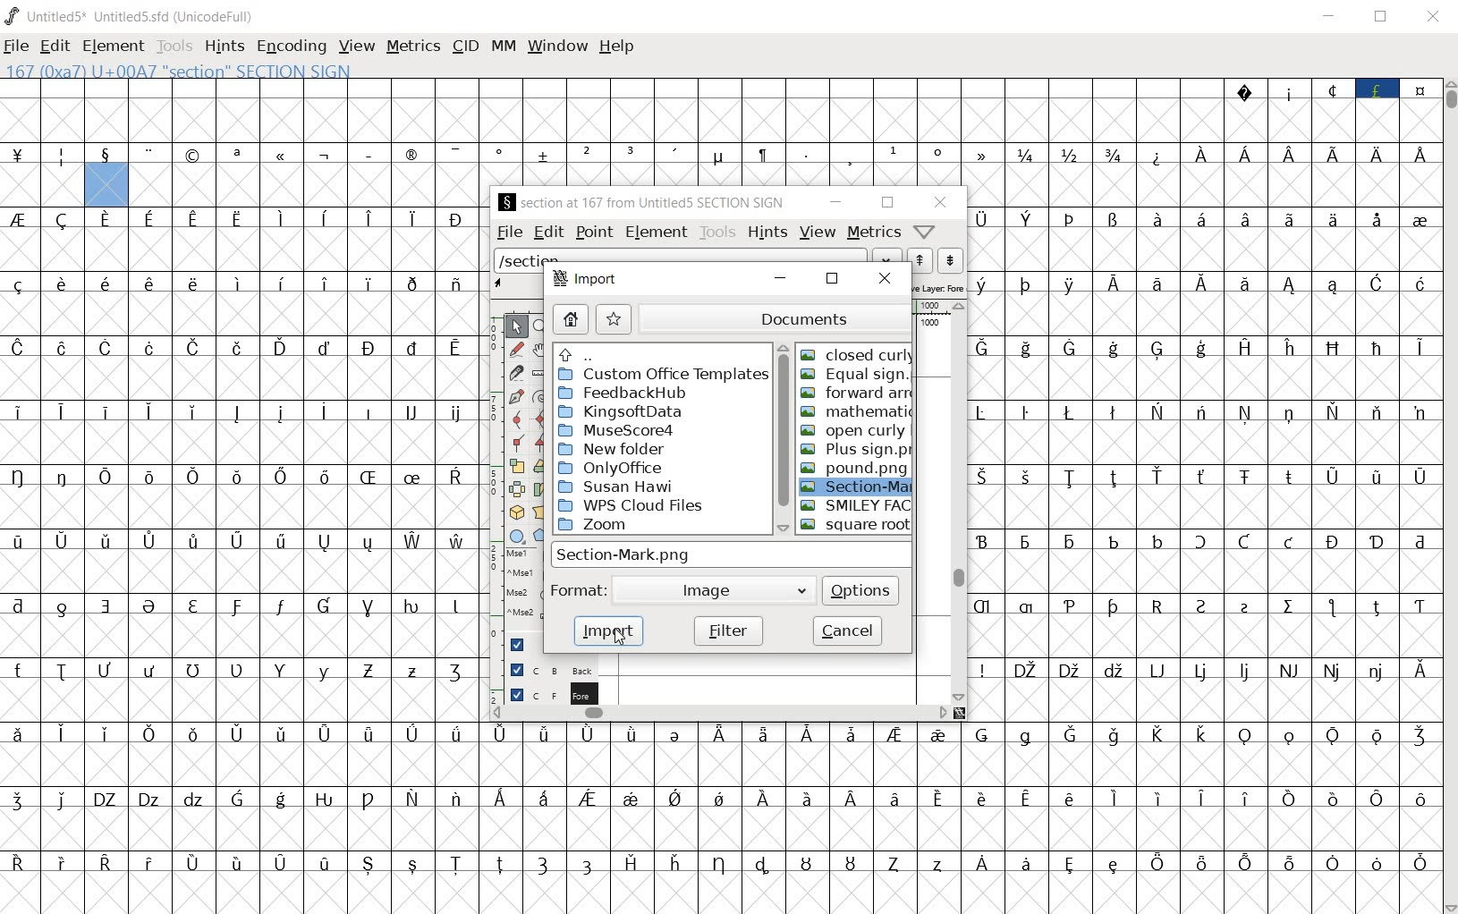 The width and height of the screenshot is (1458, 914). Describe the element at coordinates (887, 203) in the screenshot. I see `restore` at that location.